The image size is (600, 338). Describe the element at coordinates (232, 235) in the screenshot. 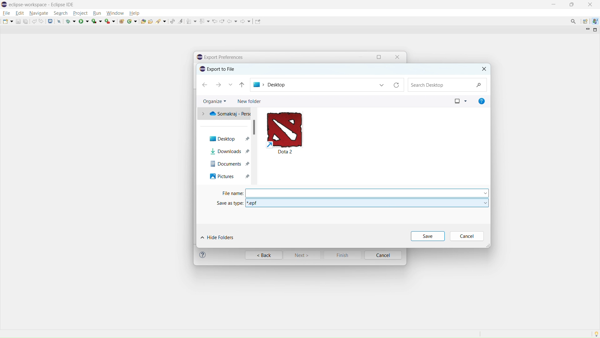

I see `Hide folders` at that location.